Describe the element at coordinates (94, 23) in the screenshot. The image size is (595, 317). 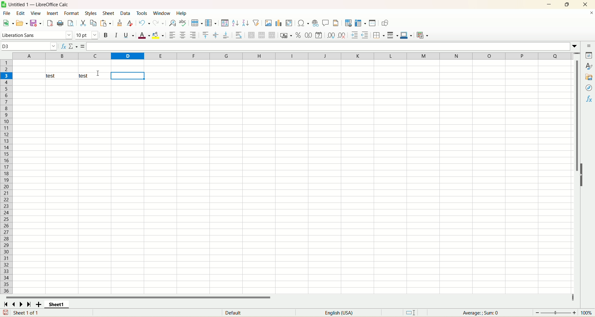
I see `copy` at that location.